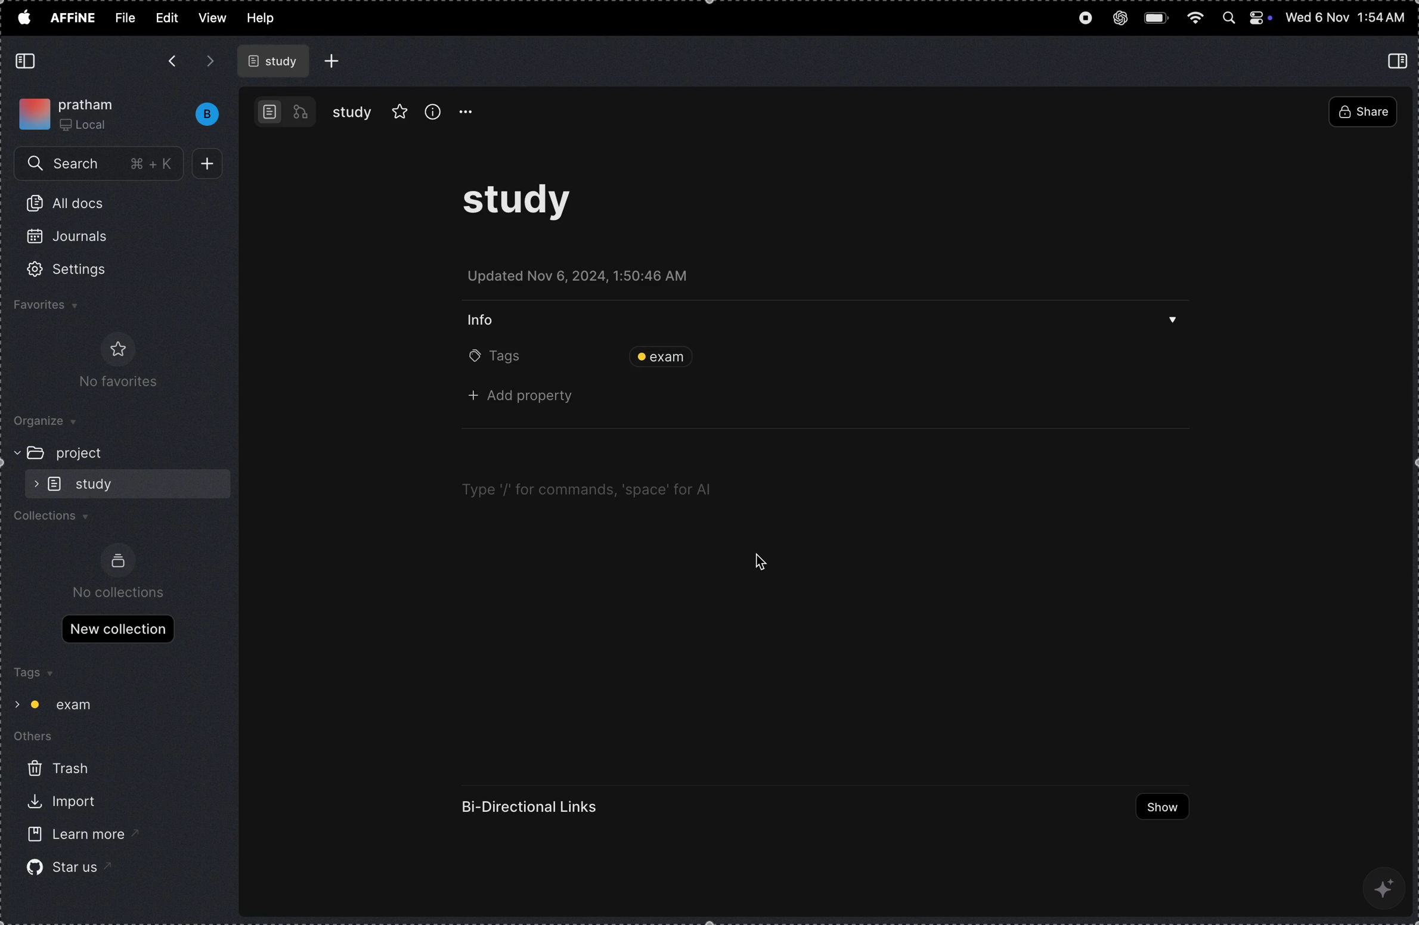 This screenshot has height=925, width=1419. Describe the element at coordinates (1084, 20) in the screenshot. I see `record` at that location.